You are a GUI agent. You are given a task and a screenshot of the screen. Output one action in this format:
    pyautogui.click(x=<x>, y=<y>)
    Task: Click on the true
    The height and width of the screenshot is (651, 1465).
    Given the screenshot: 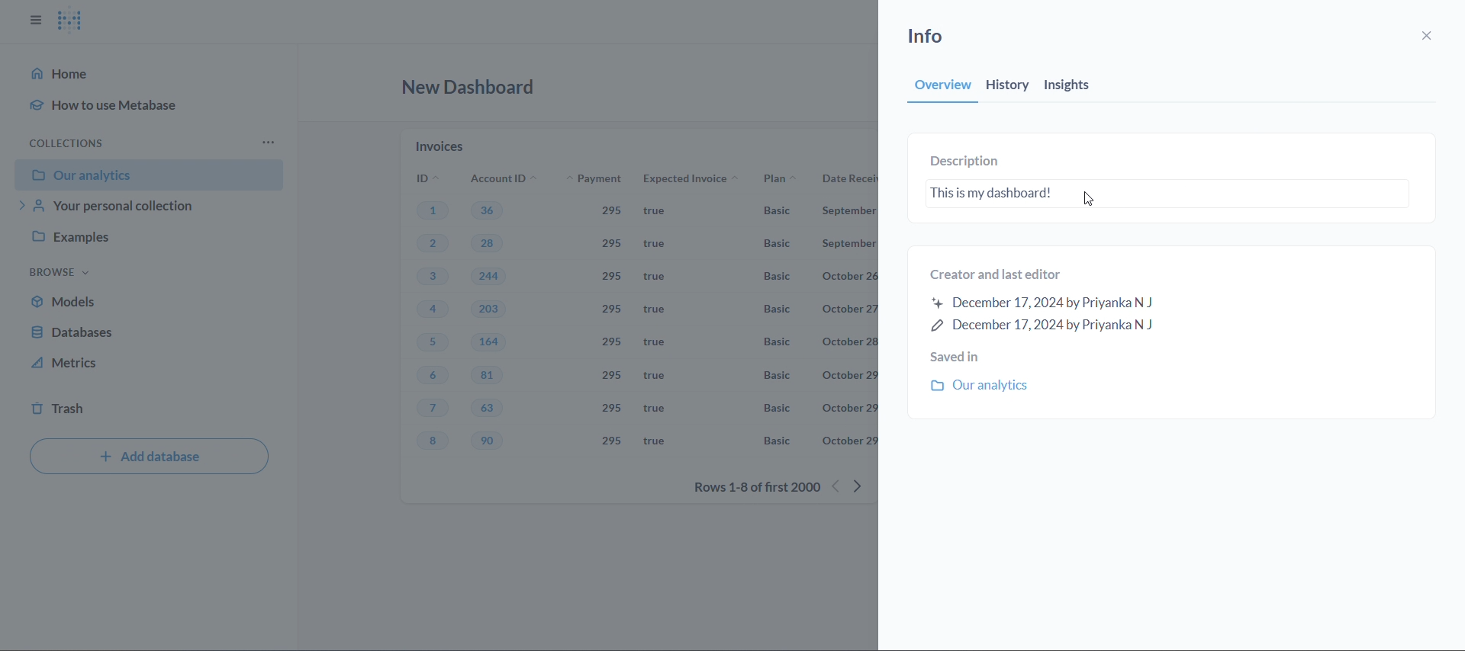 What is the action you would take?
    pyautogui.click(x=657, y=343)
    